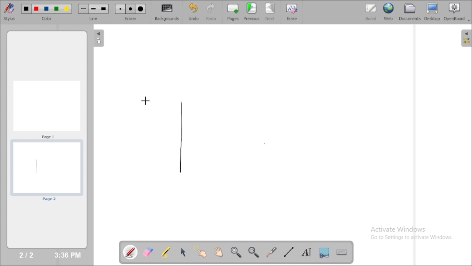 Image resolution: width=472 pixels, height=266 pixels. I want to click on 3:36 PM, so click(67, 255).